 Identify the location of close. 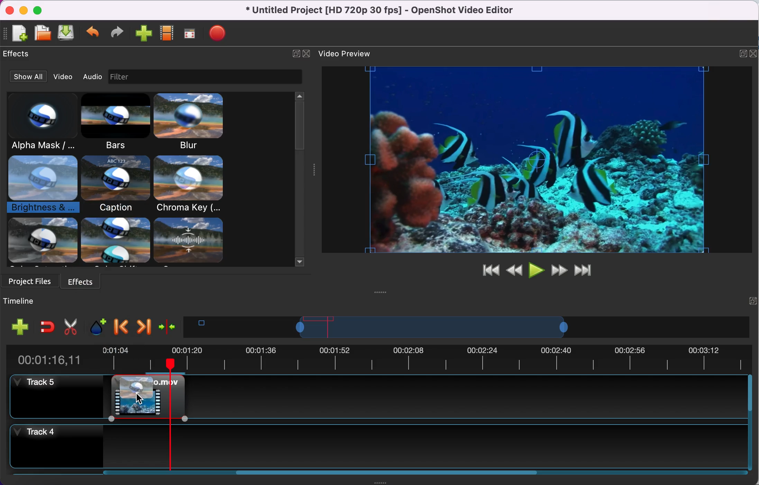
(11, 9).